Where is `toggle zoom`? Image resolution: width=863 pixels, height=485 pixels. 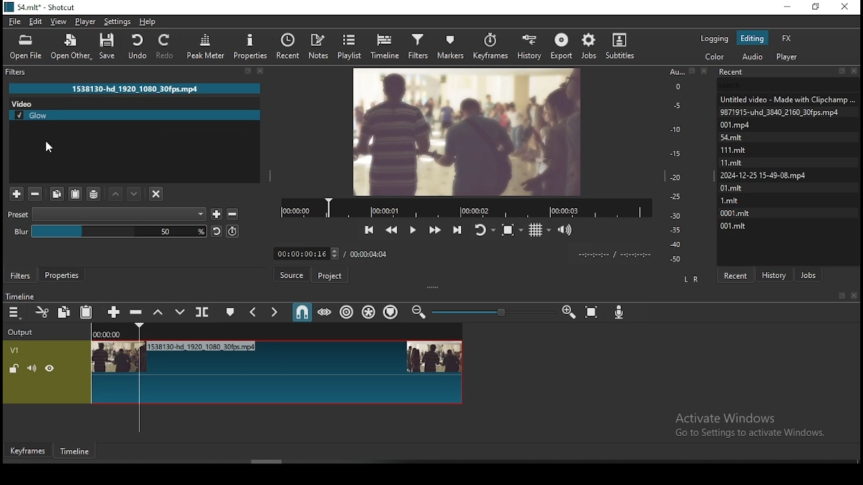 toggle zoom is located at coordinates (513, 228).